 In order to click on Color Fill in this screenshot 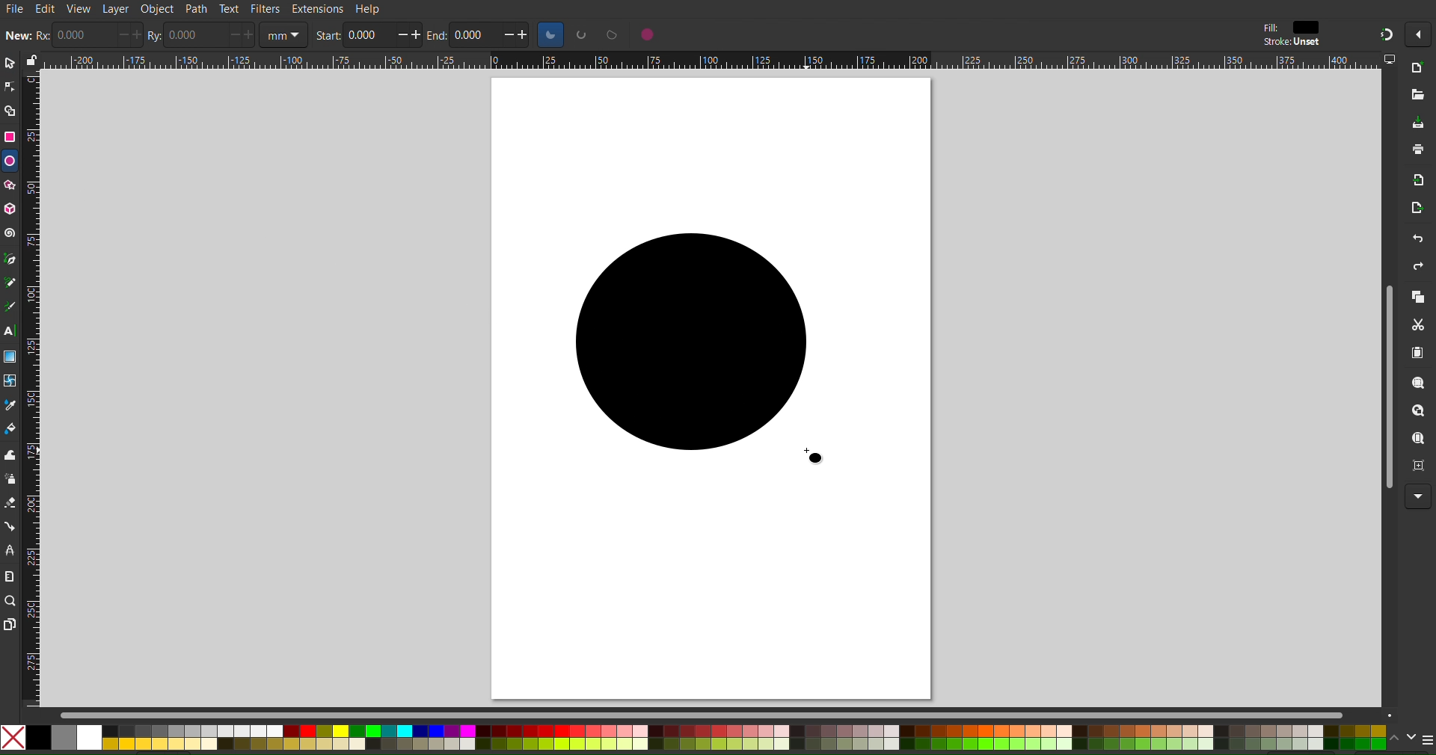, I will do `click(10, 428)`.